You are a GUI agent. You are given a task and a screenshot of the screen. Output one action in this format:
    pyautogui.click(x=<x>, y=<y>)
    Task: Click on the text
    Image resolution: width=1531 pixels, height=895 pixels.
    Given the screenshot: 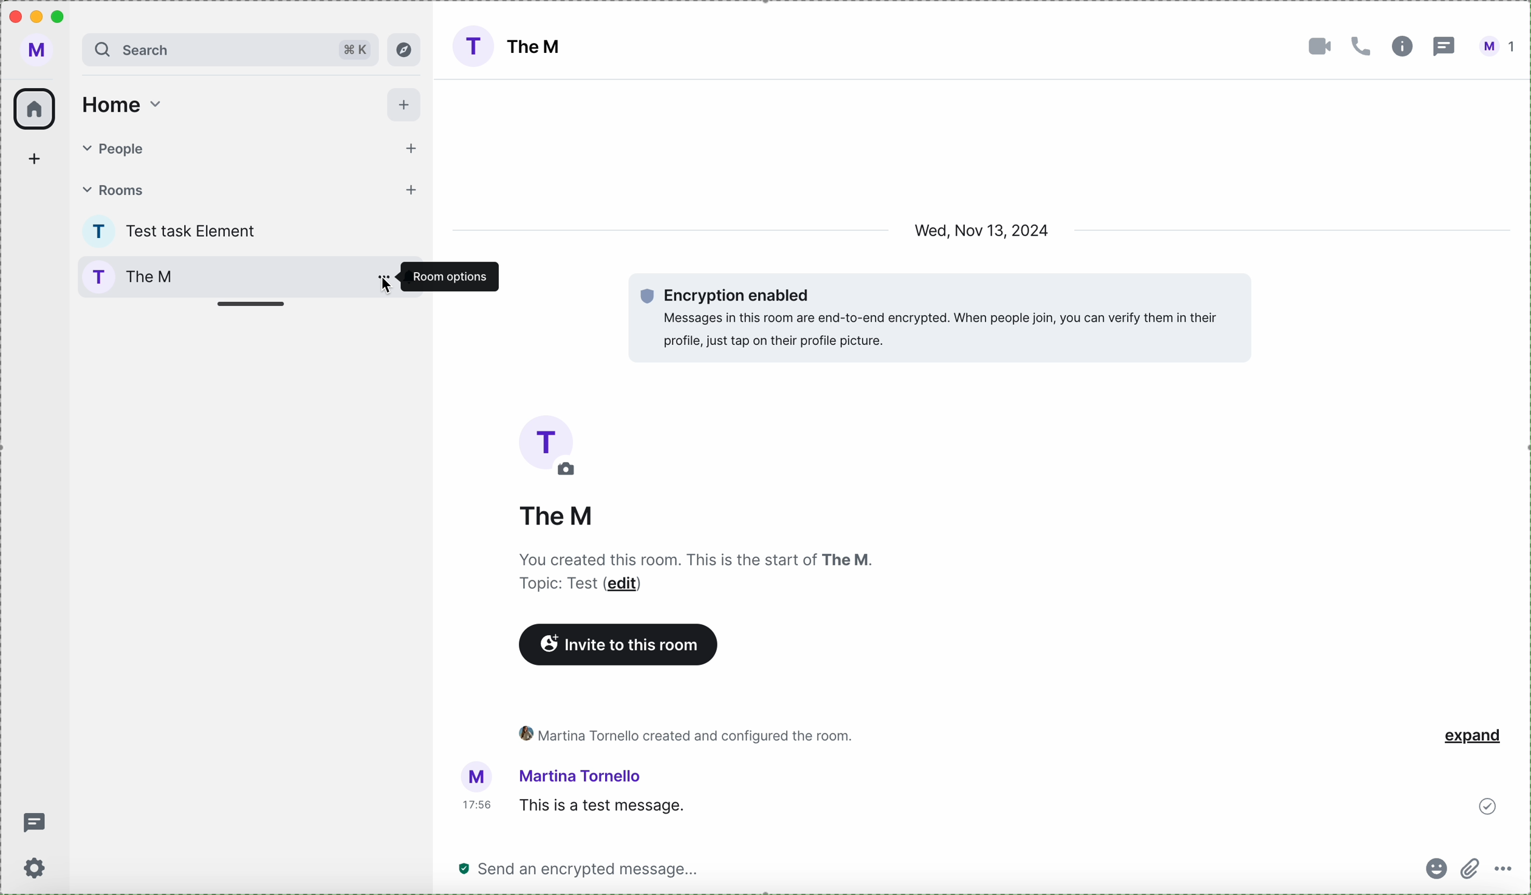 What is the action you would take?
    pyautogui.click(x=548, y=587)
    